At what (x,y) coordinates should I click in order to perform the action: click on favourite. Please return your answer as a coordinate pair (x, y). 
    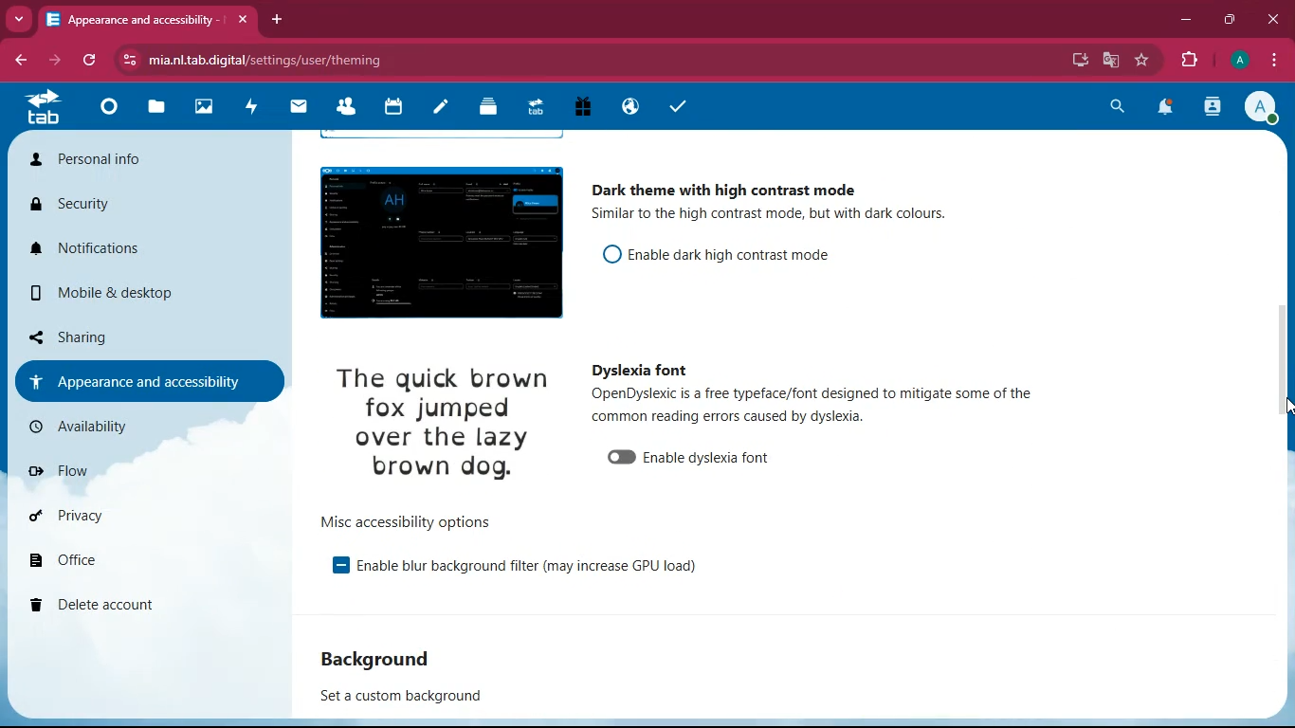
    Looking at the image, I should click on (1142, 60).